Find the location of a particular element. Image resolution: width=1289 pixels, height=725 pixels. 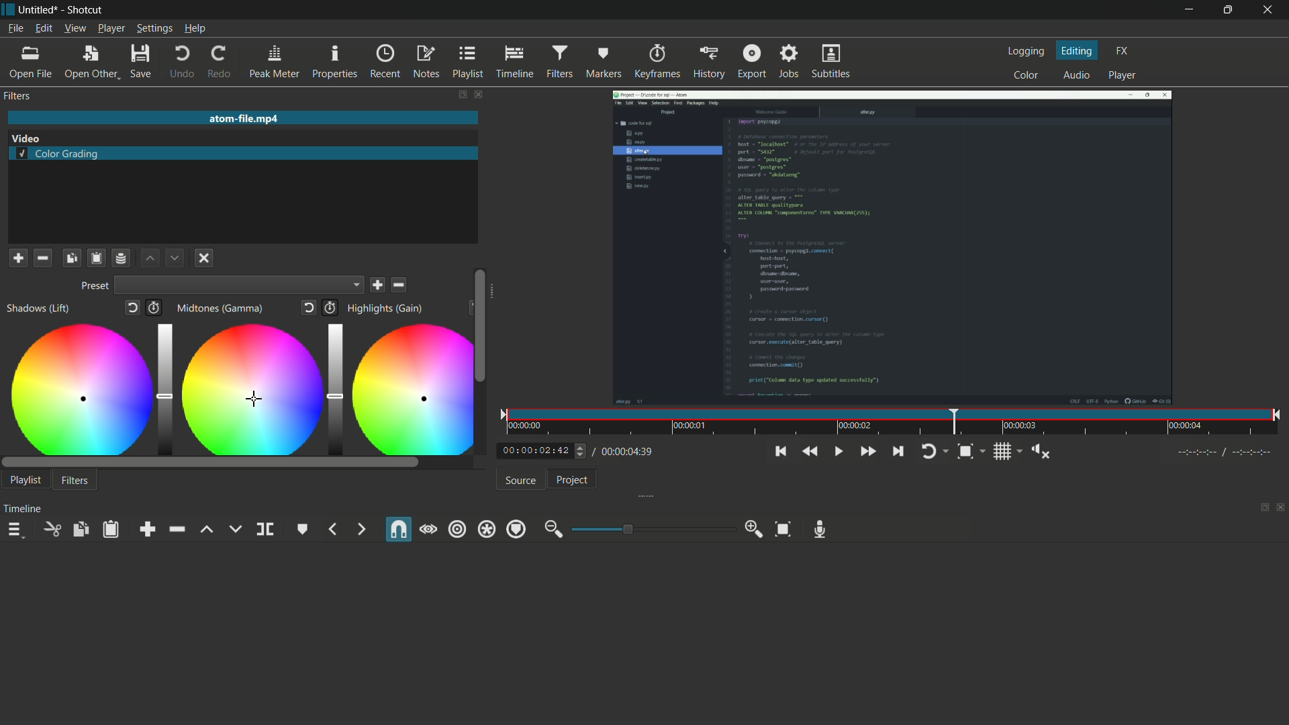

skip to the previous point is located at coordinates (779, 452).